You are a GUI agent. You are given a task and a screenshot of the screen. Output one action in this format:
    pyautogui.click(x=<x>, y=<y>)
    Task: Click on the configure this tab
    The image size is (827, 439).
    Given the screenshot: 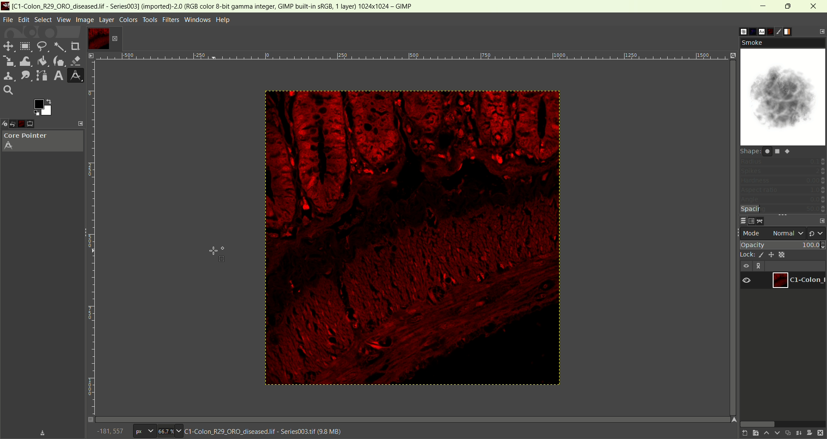 What is the action you would take?
    pyautogui.click(x=81, y=123)
    